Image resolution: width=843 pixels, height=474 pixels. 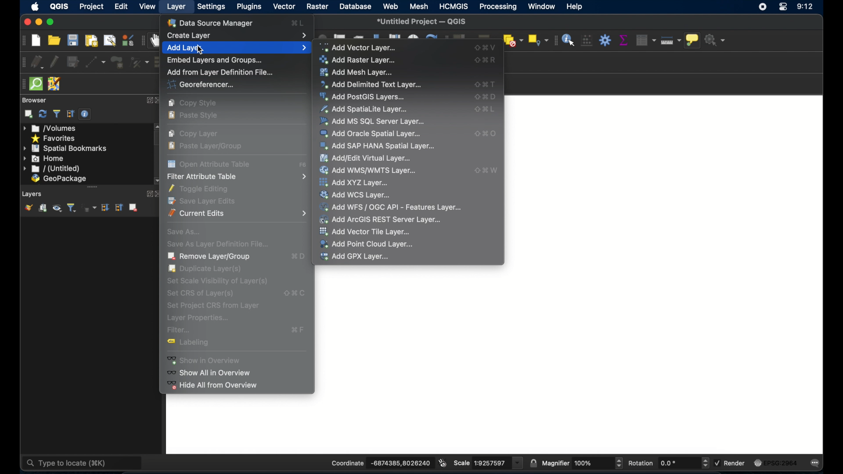 I want to click on collapse all, so click(x=119, y=208).